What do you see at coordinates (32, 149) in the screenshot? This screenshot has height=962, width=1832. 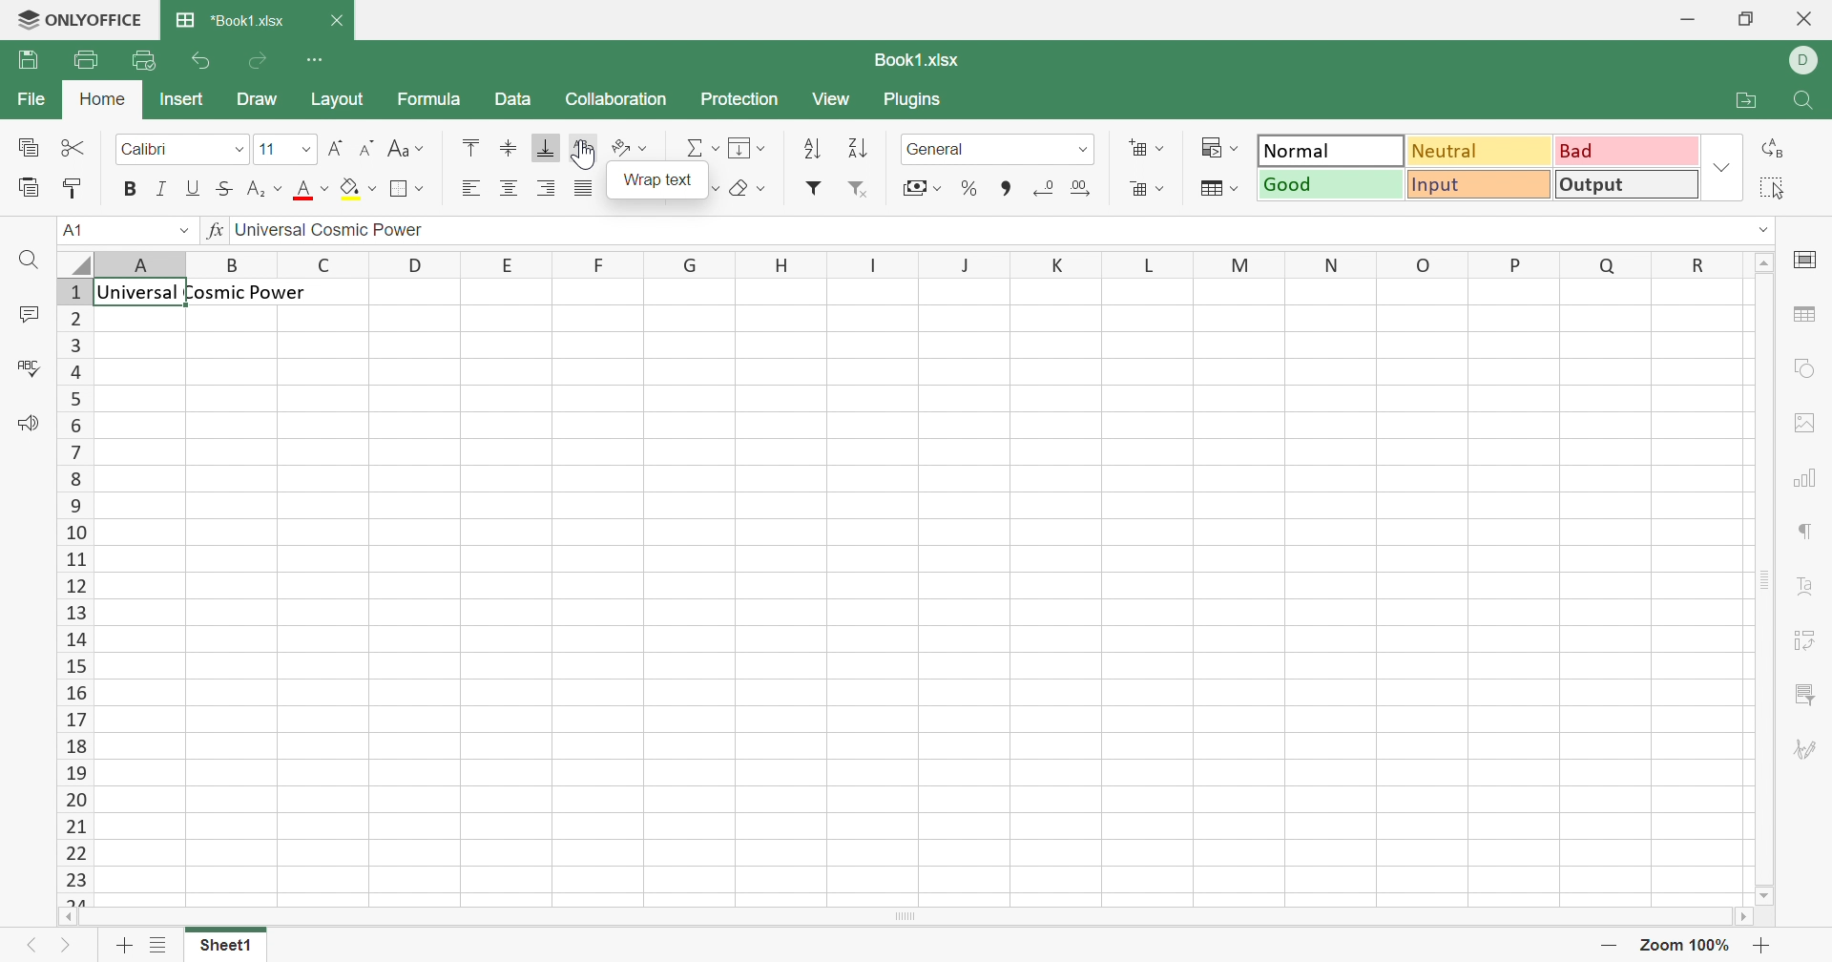 I see `Copy` at bounding box center [32, 149].